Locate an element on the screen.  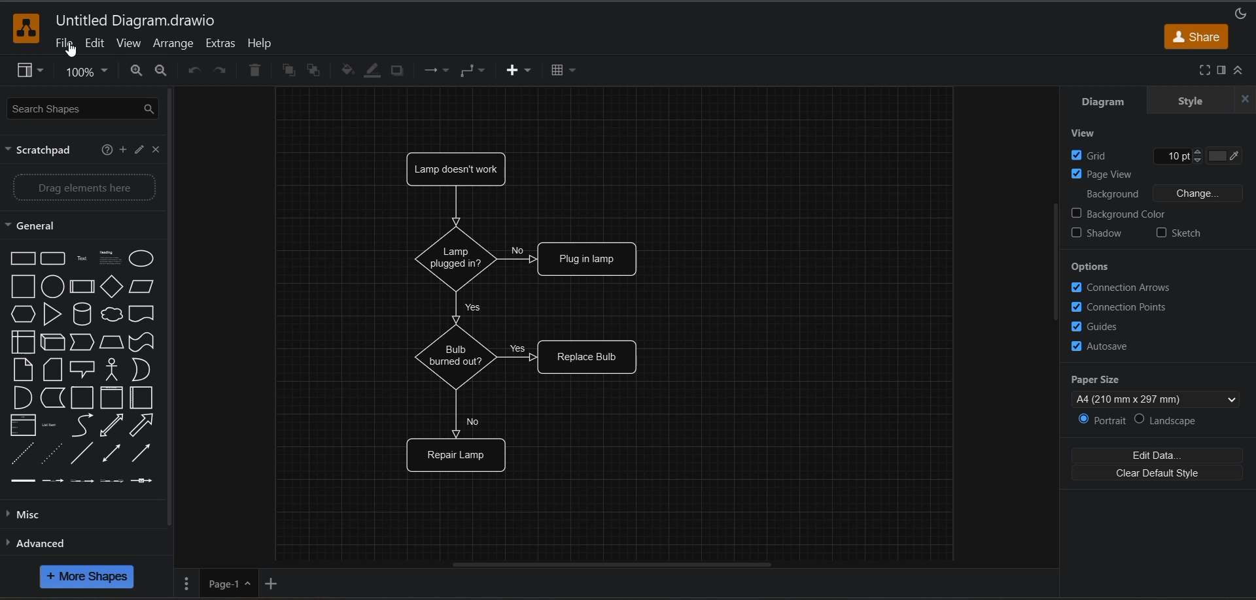
drag elements is located at coordinates (81, 190).